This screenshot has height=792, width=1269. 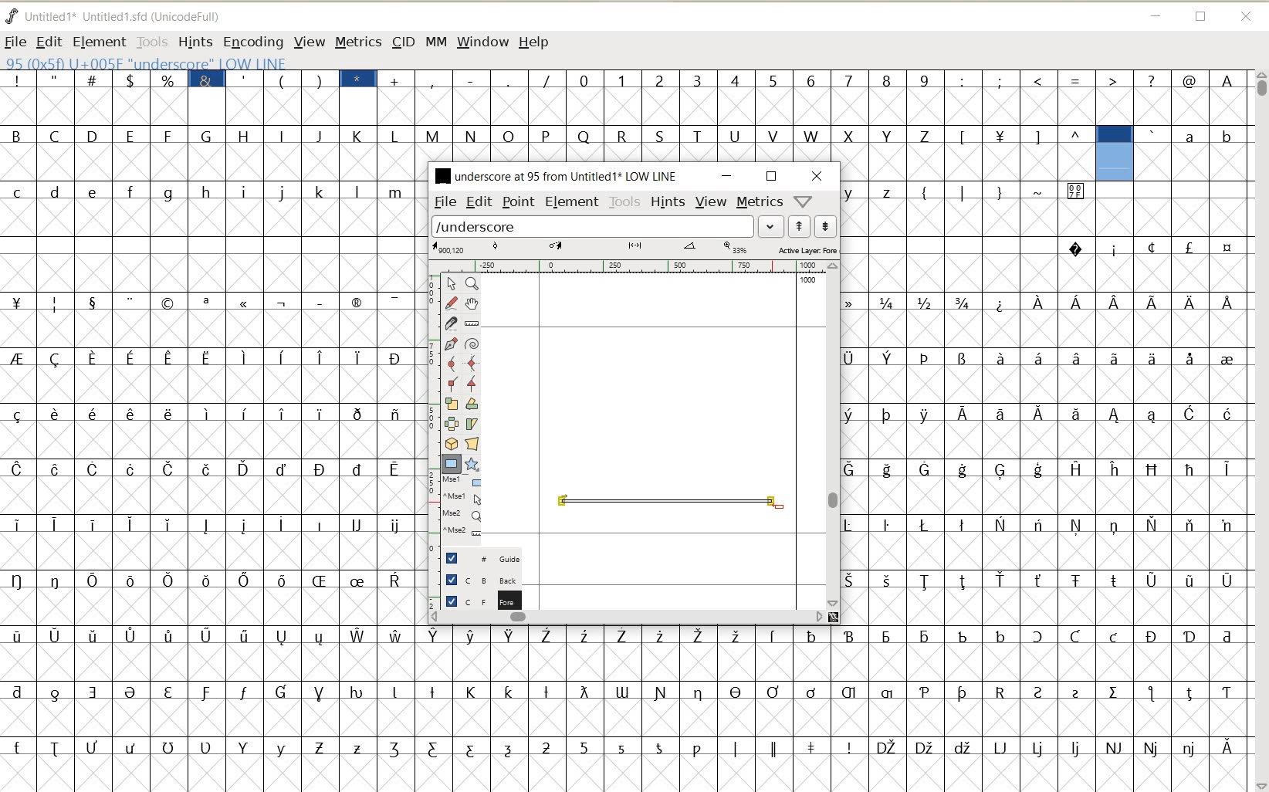 I want to click on FILE, so click(x=15, y=42).